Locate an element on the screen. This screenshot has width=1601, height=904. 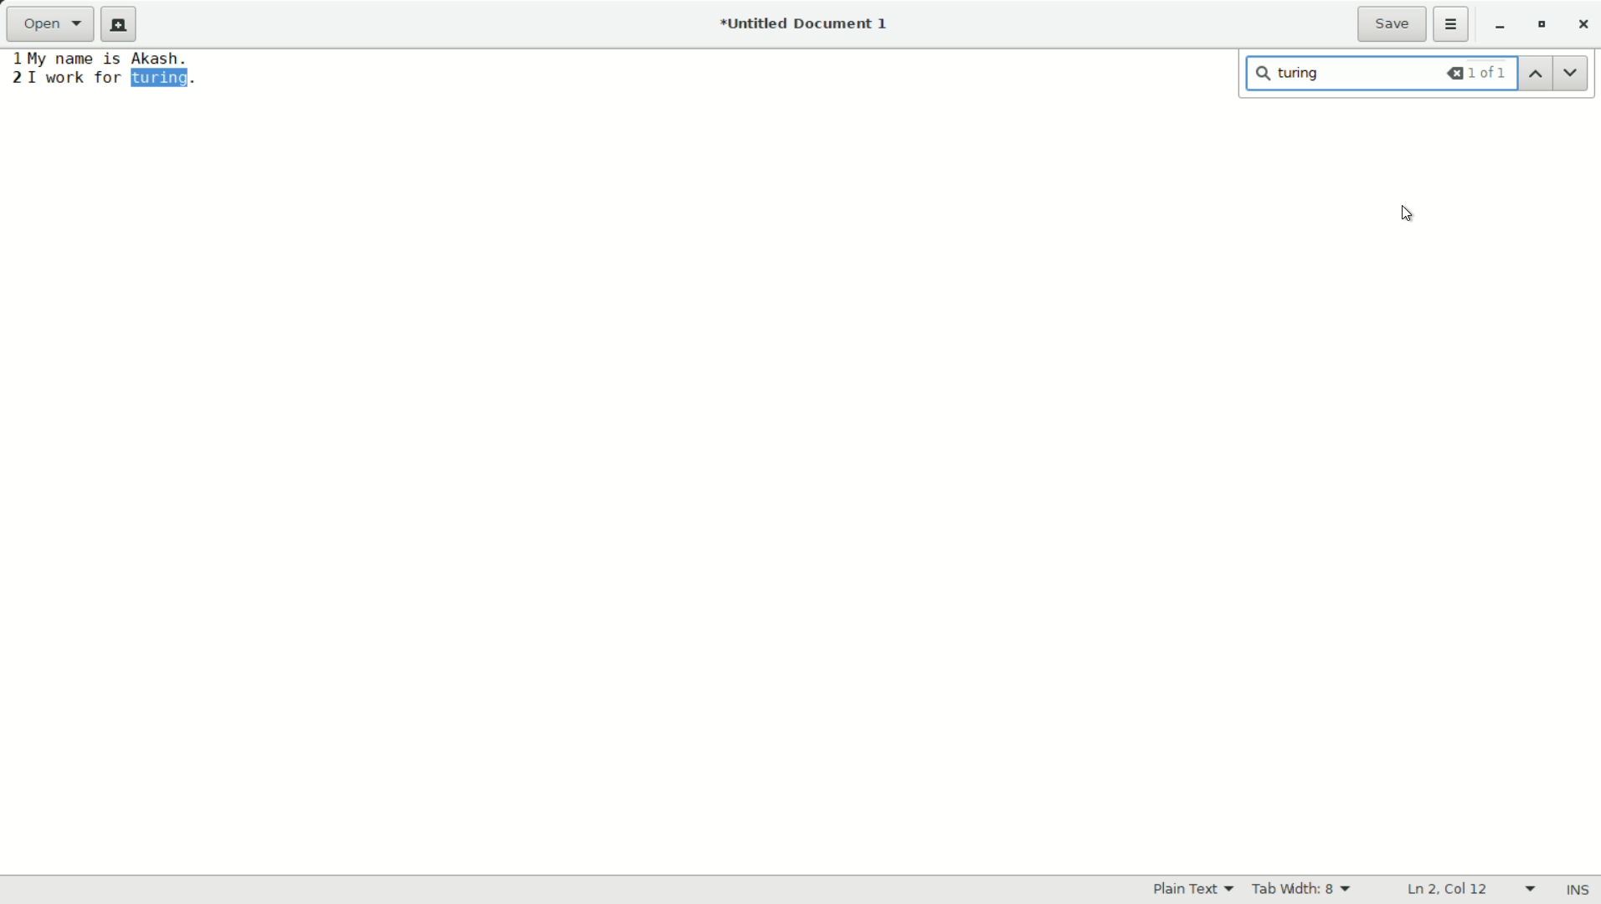
. is located at coordinates (198, 83).